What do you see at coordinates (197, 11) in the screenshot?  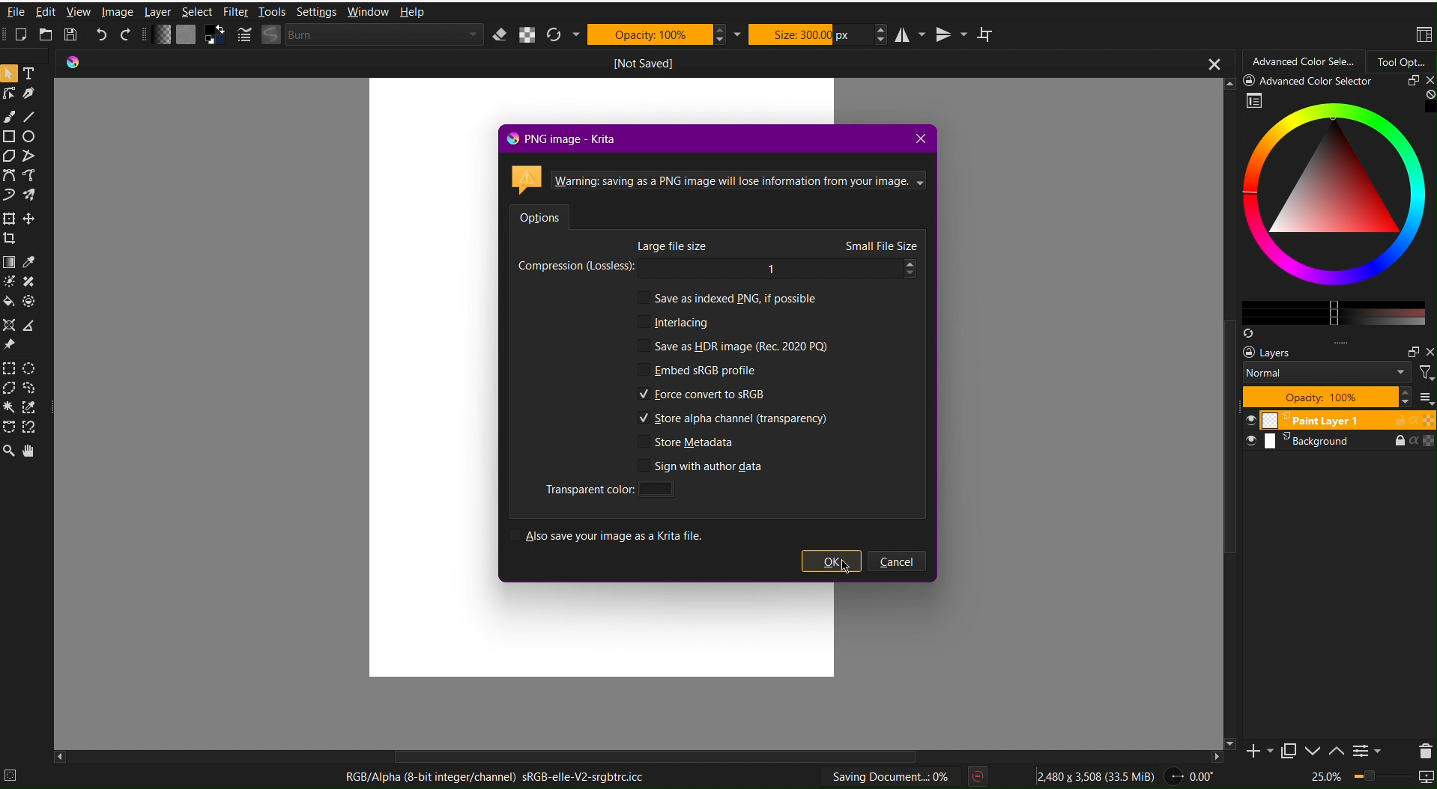 I see `Select` at bounding box center [197, 11].